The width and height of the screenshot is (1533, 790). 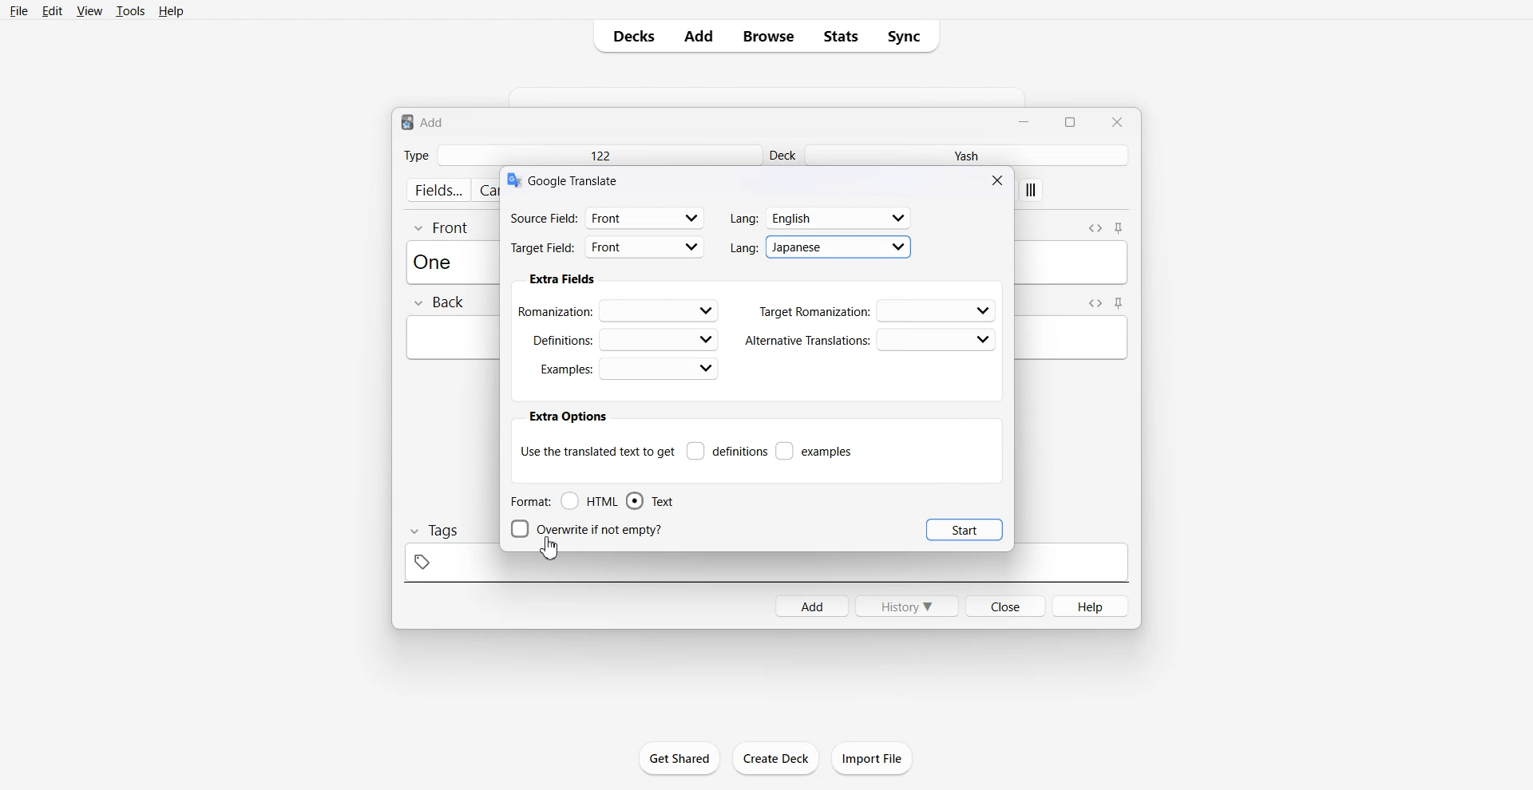 I want to click on Create Deck, so click(x=775, y=758).